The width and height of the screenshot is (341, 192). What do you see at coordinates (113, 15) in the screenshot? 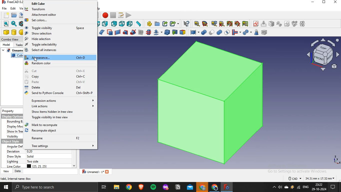
I see `stop macro recording` at bounding box center [113, 15].